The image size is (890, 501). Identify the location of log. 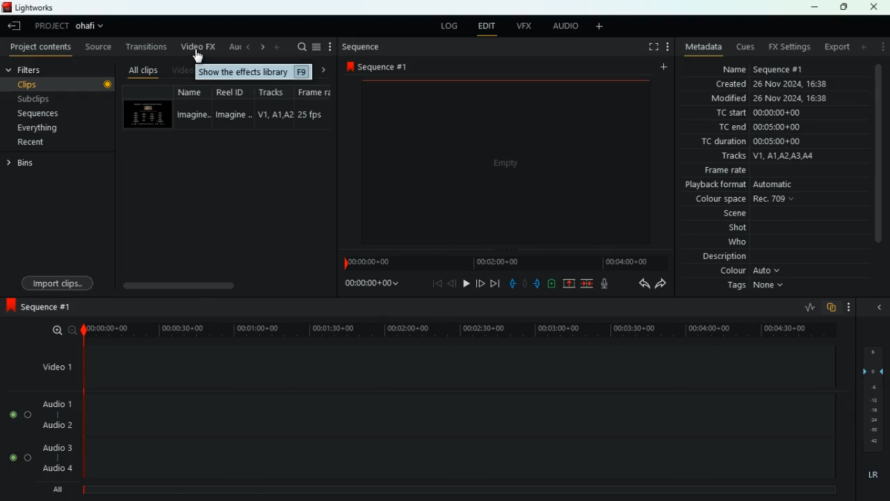
(449, 25).